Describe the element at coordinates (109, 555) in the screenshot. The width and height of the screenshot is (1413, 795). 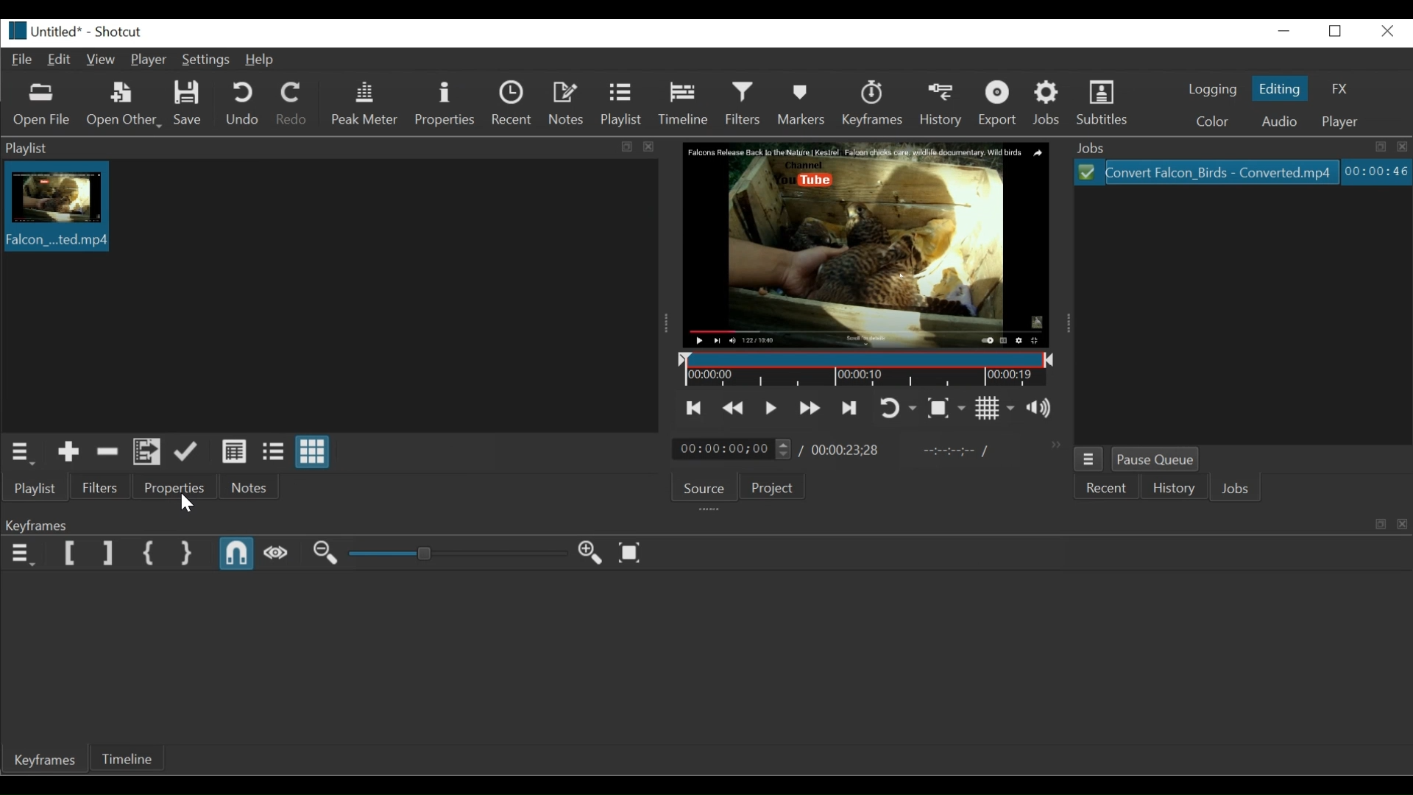
I see `Set Filter last` at that location.